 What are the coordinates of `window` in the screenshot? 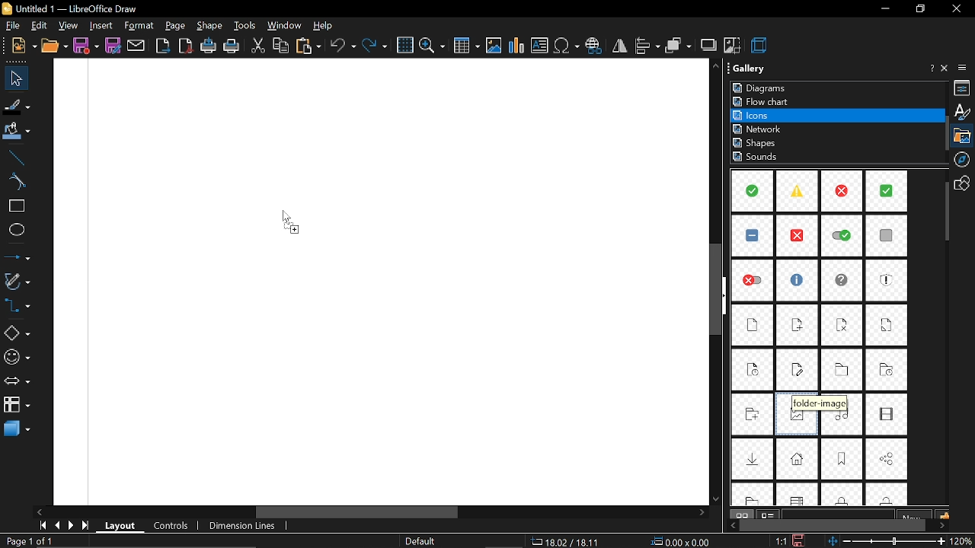 It's located at (283, 26).